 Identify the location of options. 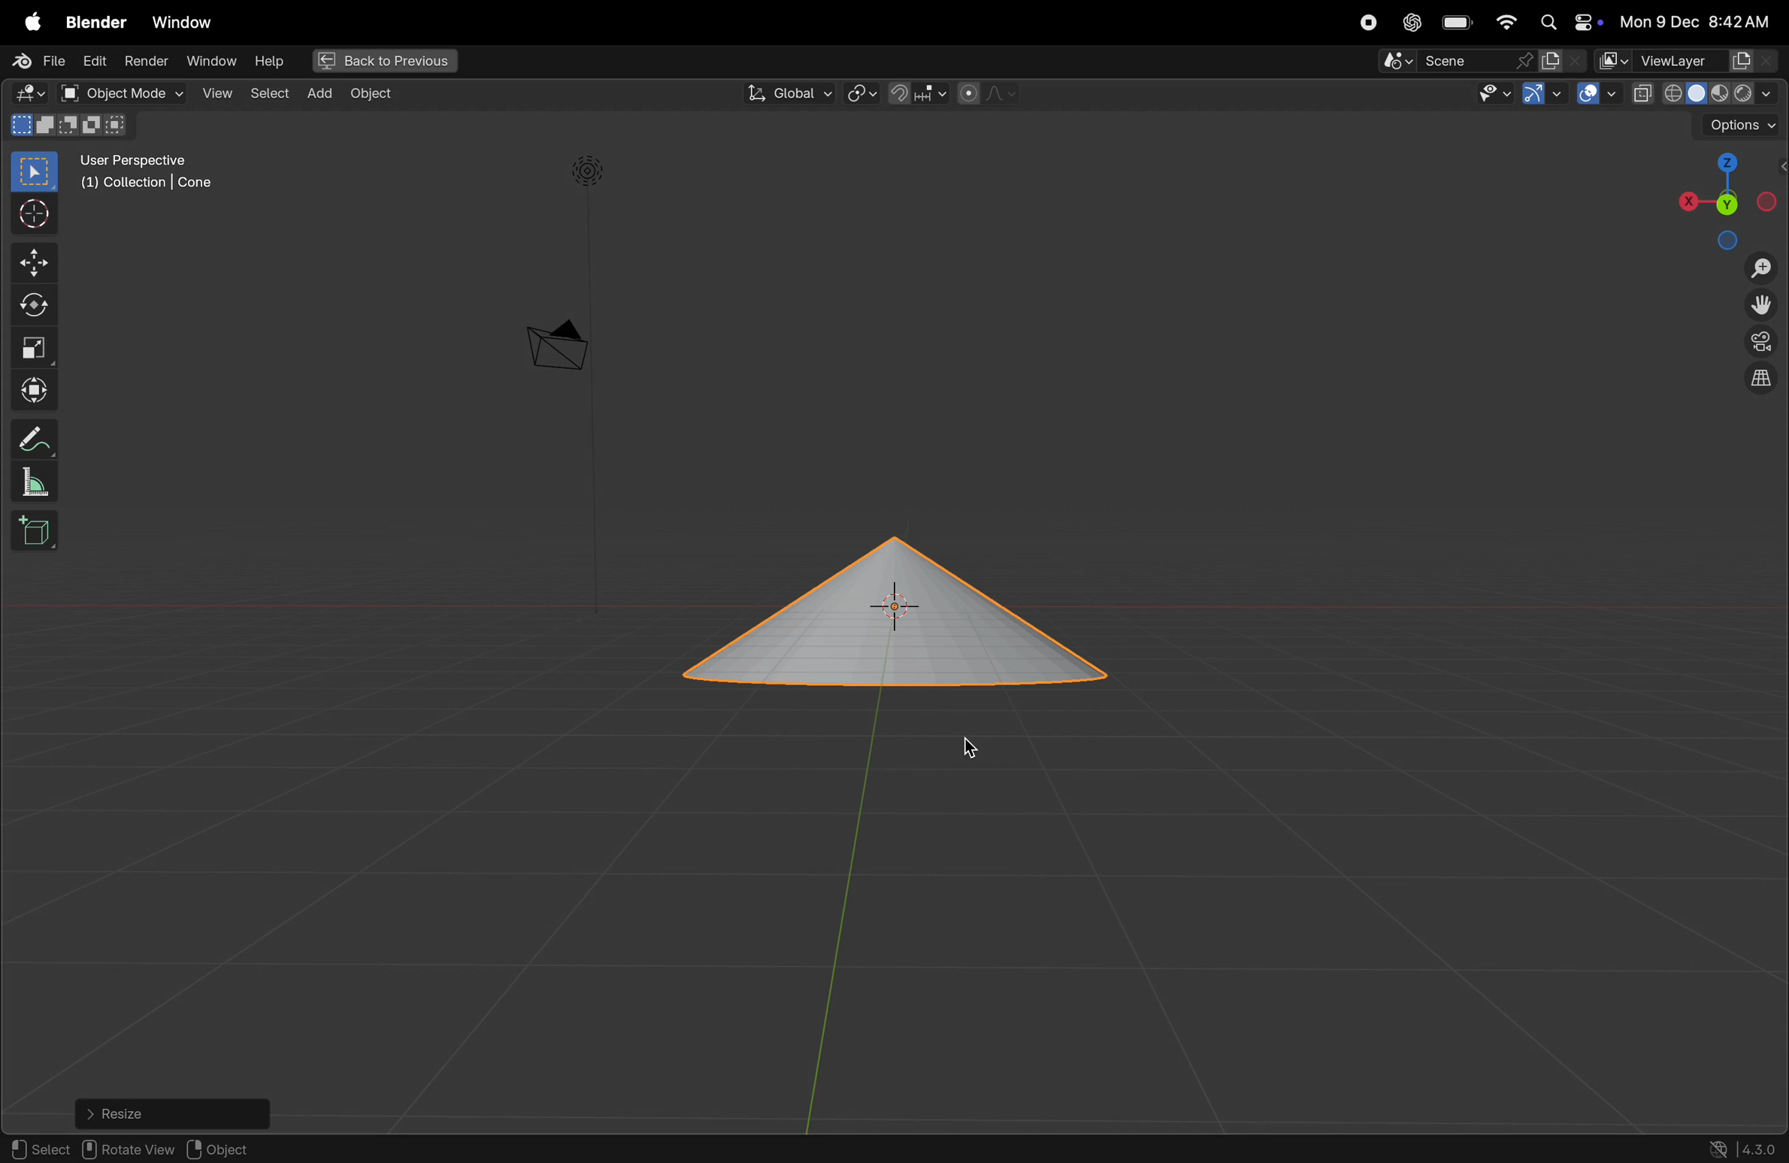
(1742, 125).